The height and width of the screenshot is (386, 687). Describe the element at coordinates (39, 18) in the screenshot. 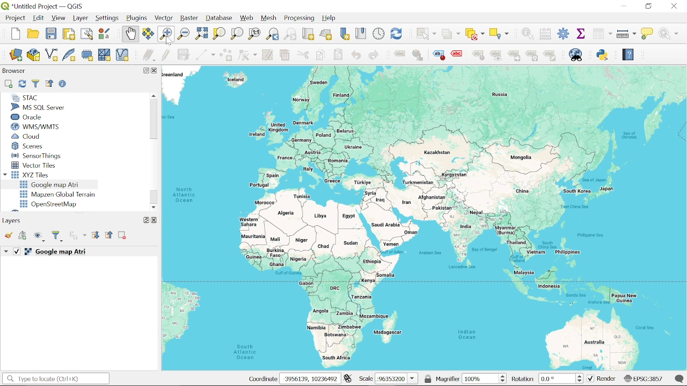

I see `Edit` at that location.